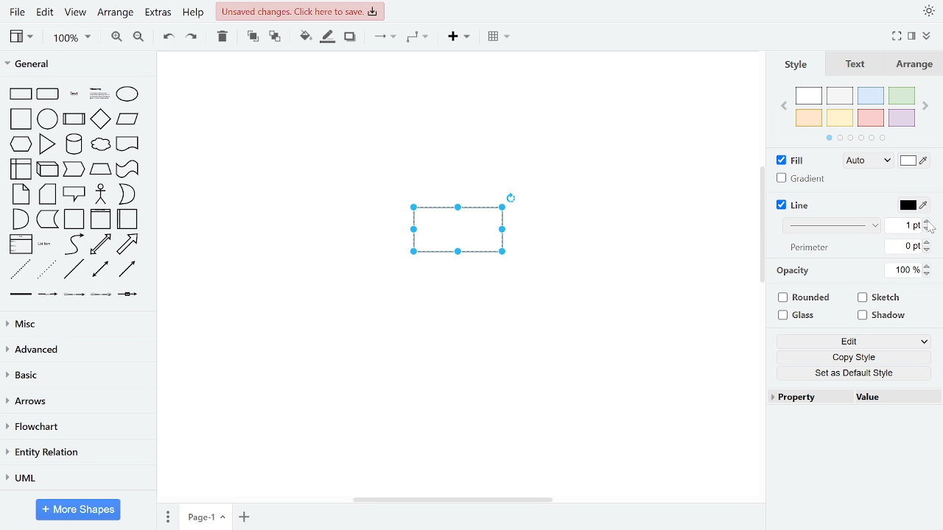 The image size is (943, 530). What do you see at coordinates (385, 38) in the screenshot?
I see `connection` at bounding box center [385, 38].